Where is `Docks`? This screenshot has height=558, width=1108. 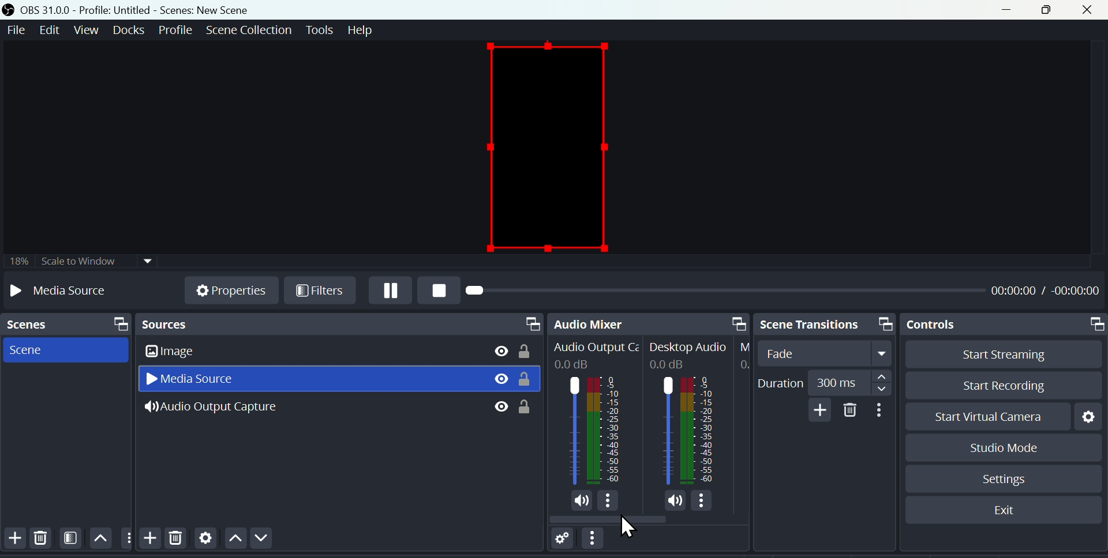
Docks is located at coordinates (128, 30).